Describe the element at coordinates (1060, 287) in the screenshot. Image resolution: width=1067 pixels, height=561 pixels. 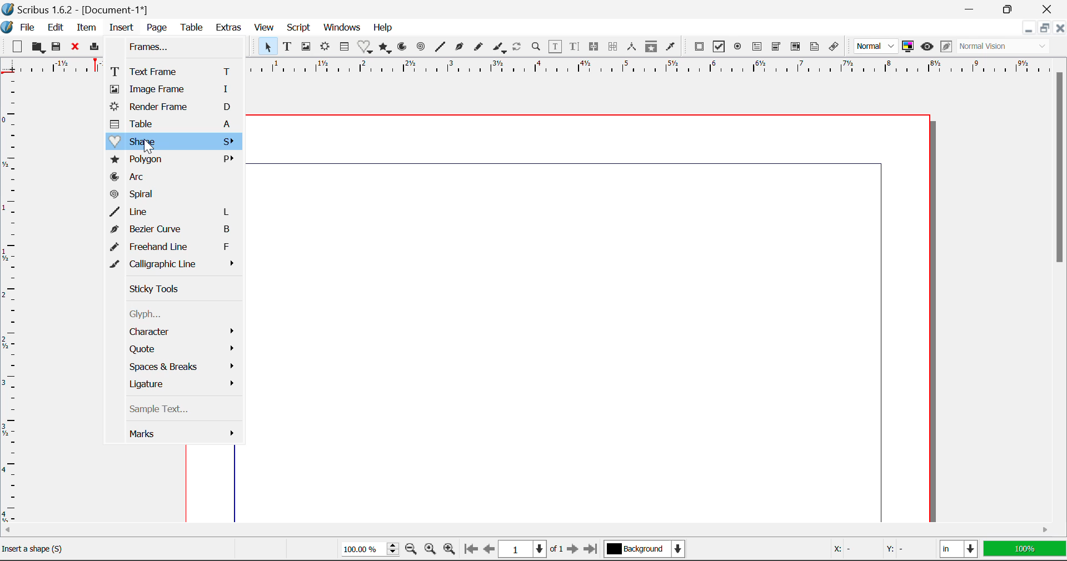
I see `Scroll Bar` at that location.